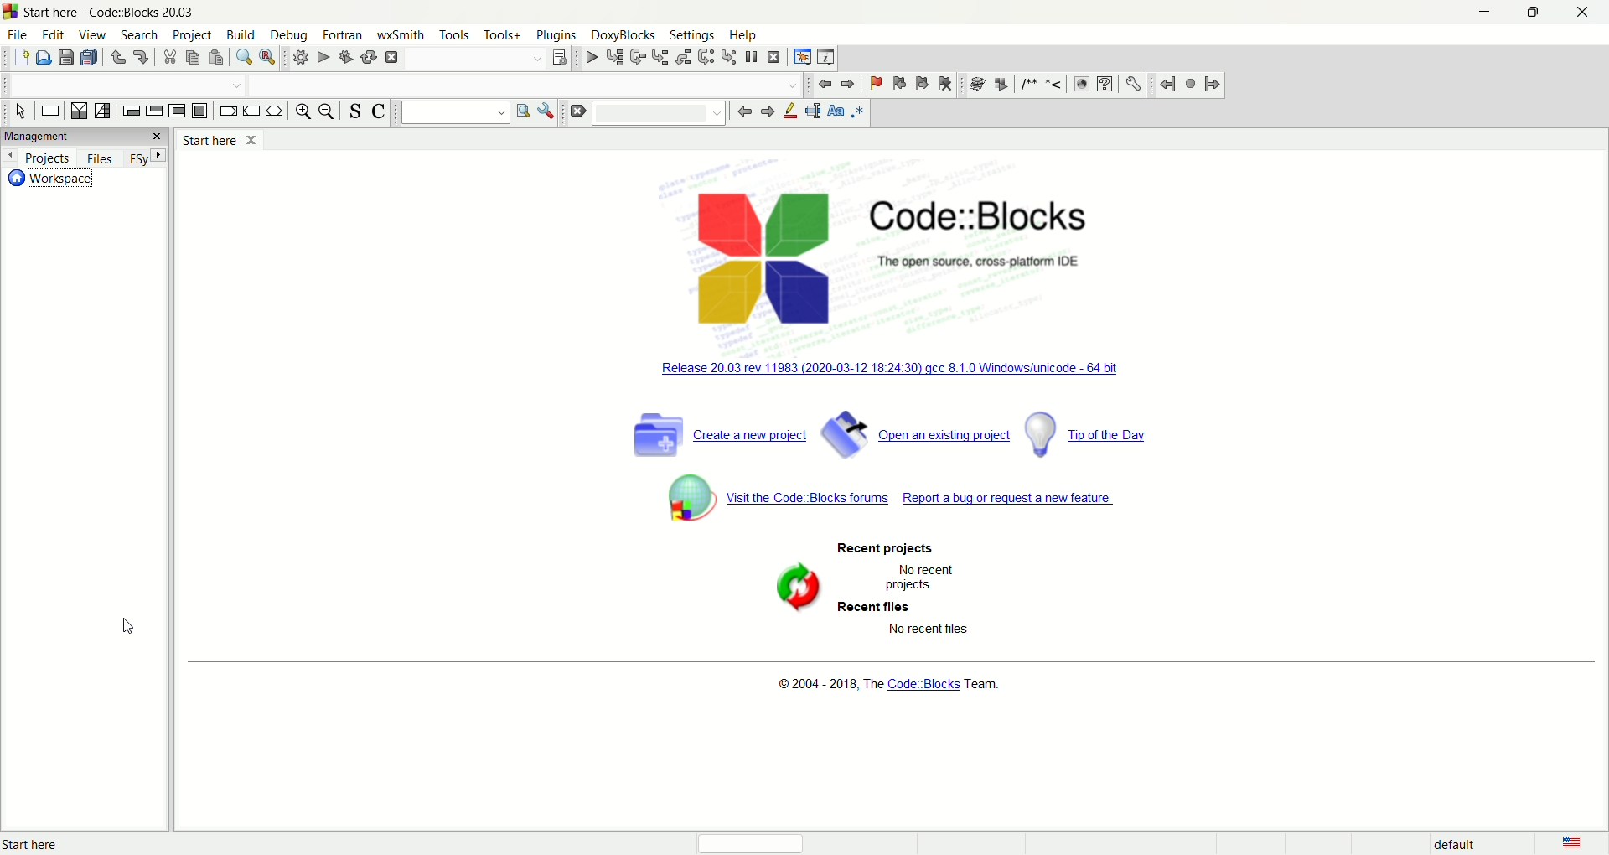 Image resolution: width=1609 pixels, height=855 pixels. Describe the element at coordinates (54, 179) in the screenshot. I see `workspace` at that location.